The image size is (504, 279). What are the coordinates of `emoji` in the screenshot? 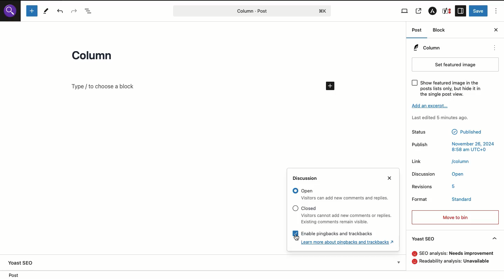 It's located at (414, 261).